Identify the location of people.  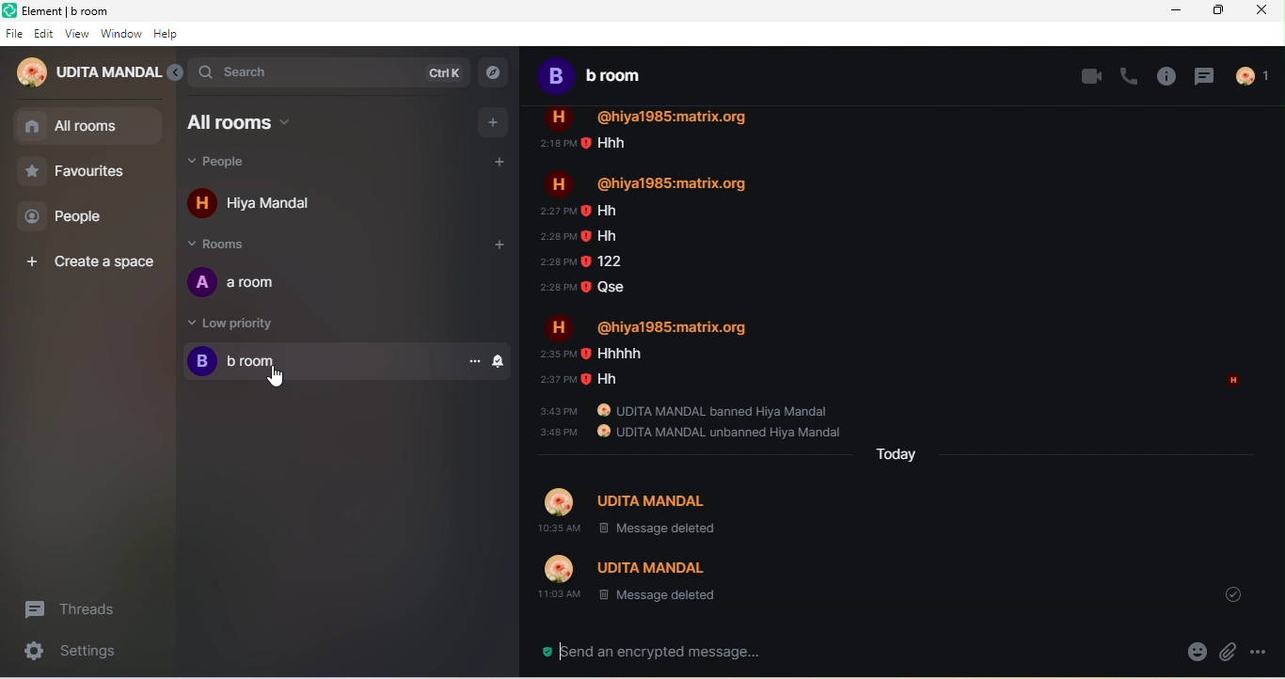
(1252, 75).